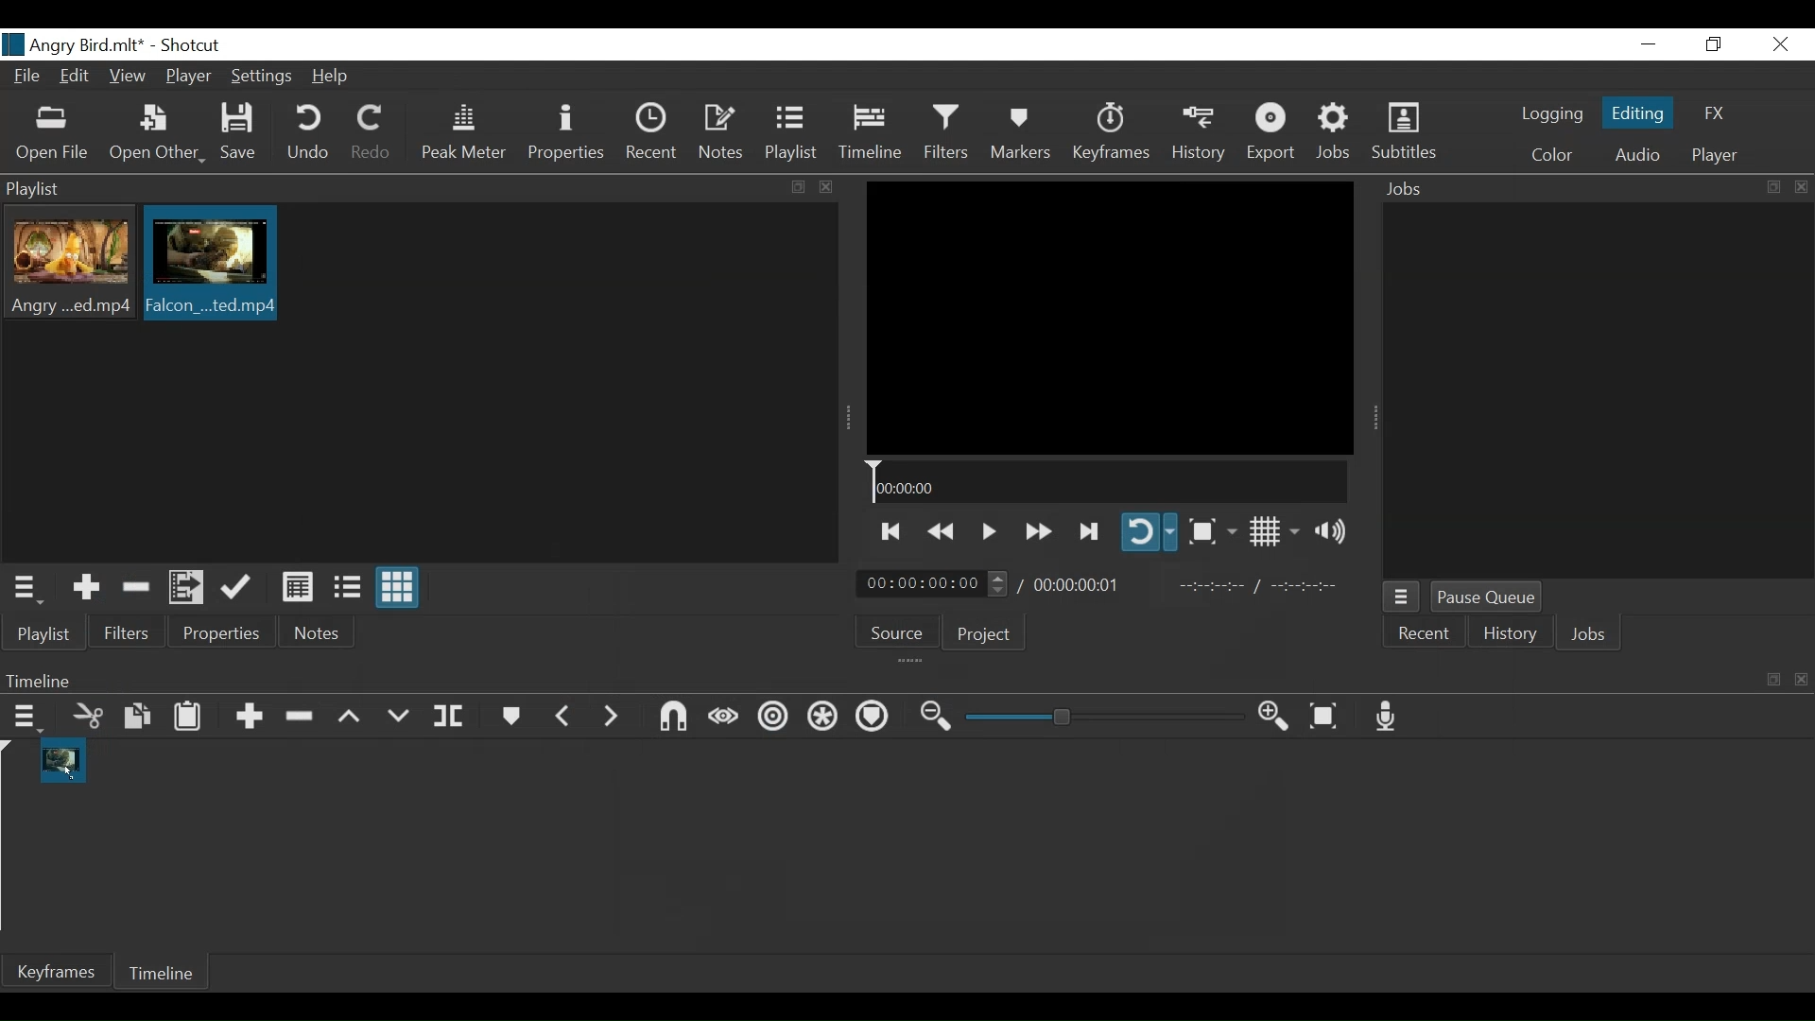  What do you see at coordinates (776, 719) in the screenshot?
I see `Ripple` at bounding box center [776, 719].